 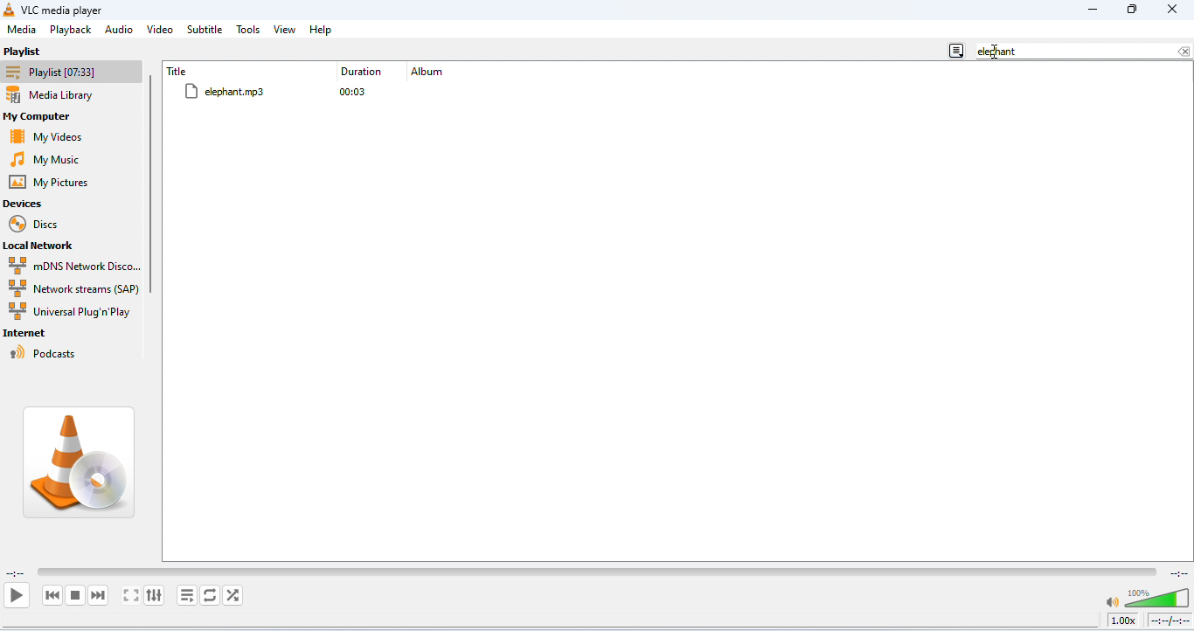 What do you see at coordinates (1171, 10) in the screenshot?
I see `close` at bounding box center [1171, 10].